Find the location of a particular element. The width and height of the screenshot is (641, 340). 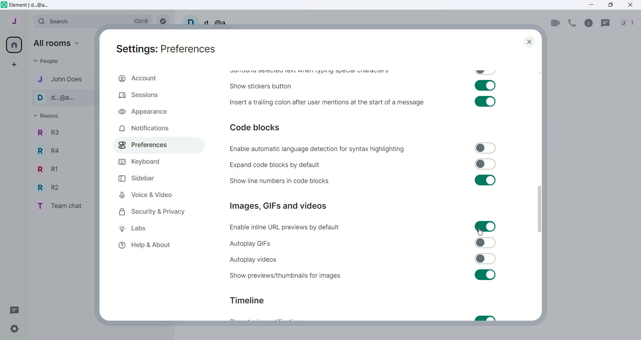

Cursor is located at coordinates (480, 232).